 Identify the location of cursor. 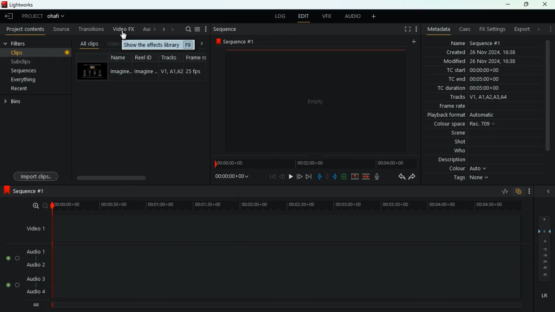
(123, 35).